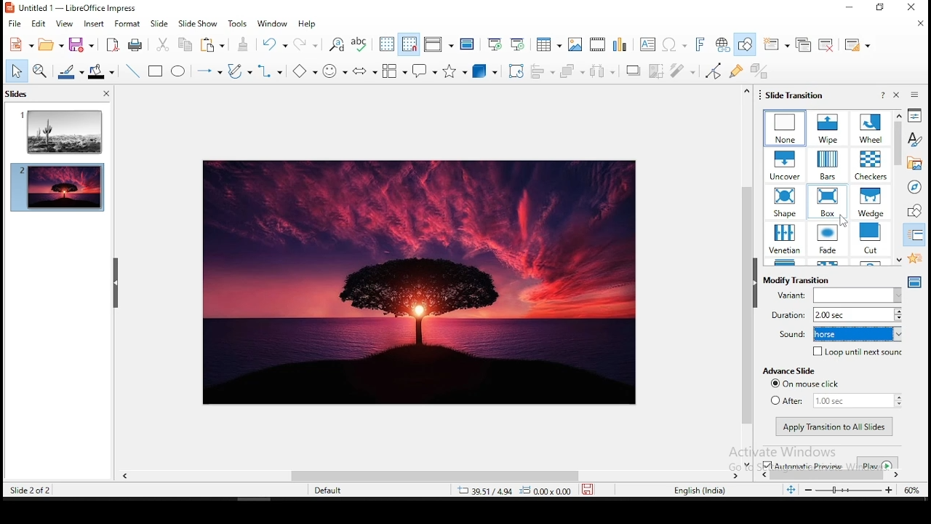 The width and height of the screenshot is (931, 524). What do you see at coordinates (858, 44) in the screenshot?
I see `slide layout` at bounding box center [858, 44].